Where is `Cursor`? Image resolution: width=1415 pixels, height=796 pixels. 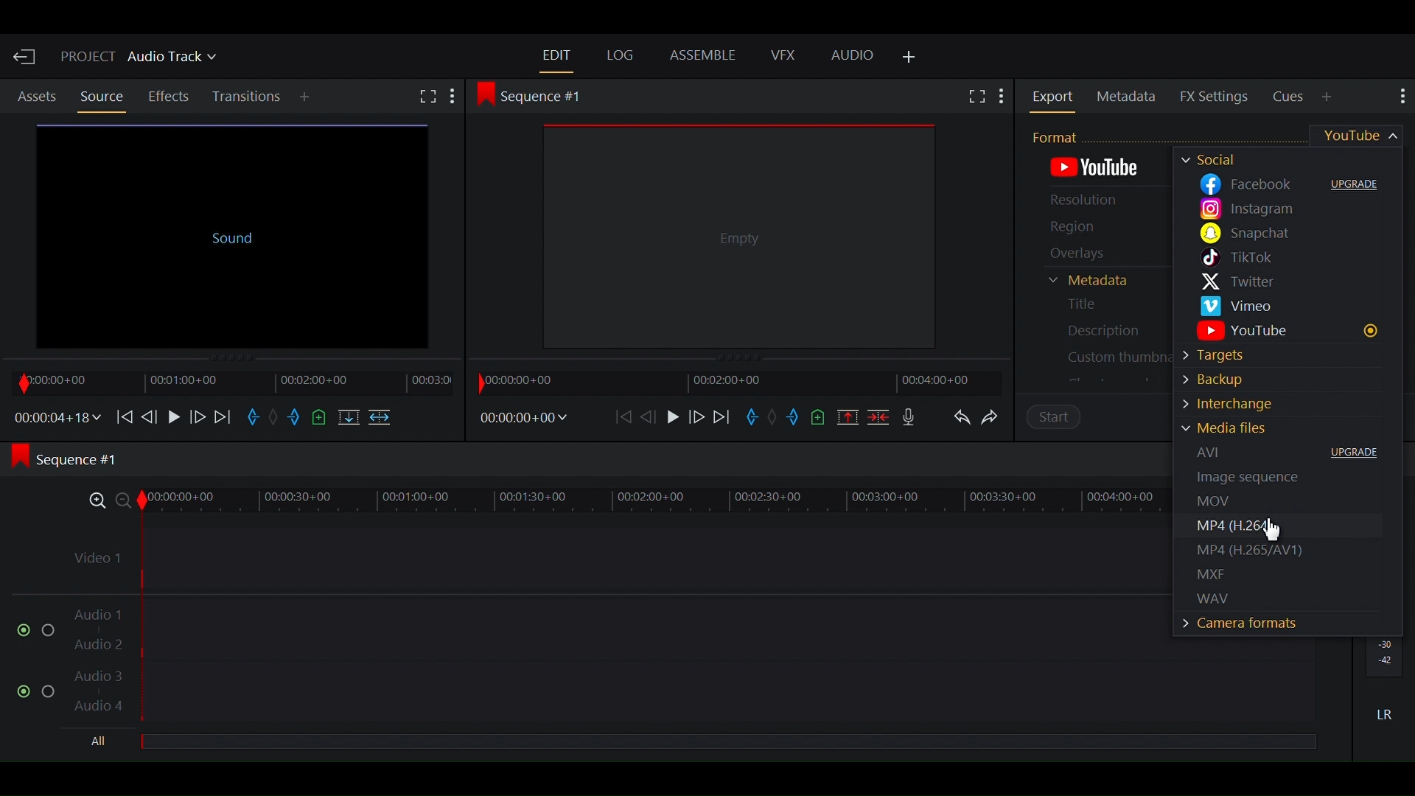 Cursor is located at coordinates (1274, 531).